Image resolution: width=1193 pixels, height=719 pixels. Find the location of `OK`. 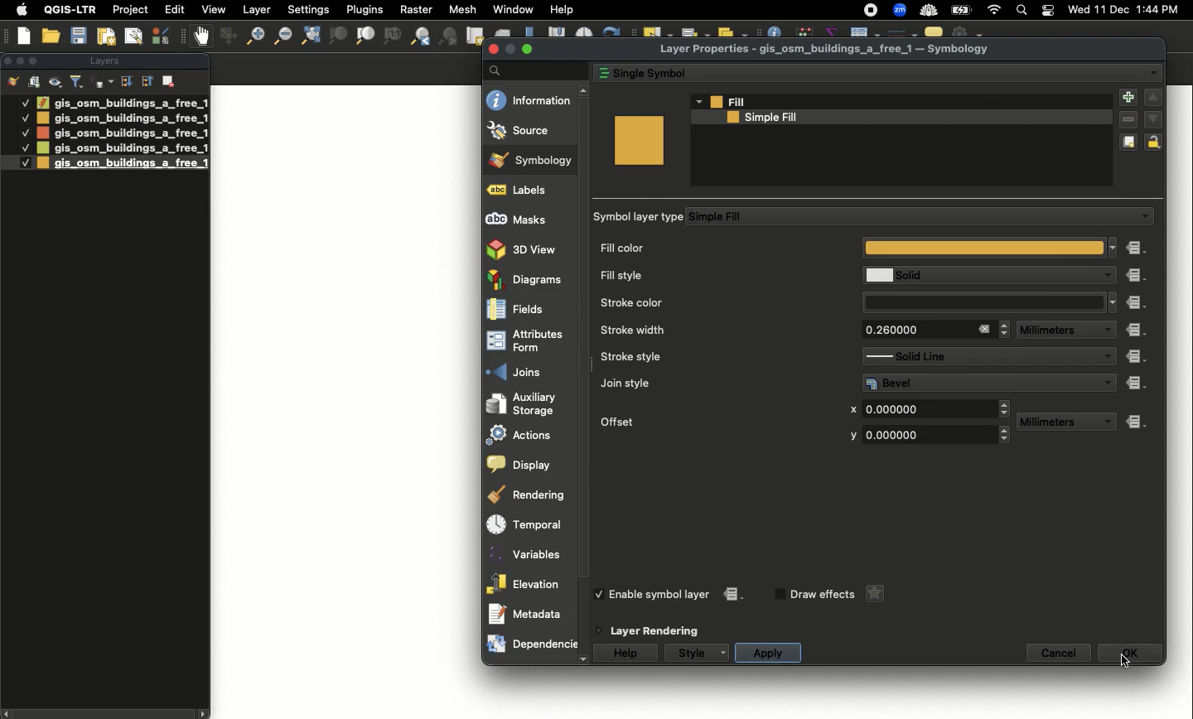

OK is located at coordinates (1130, 653).